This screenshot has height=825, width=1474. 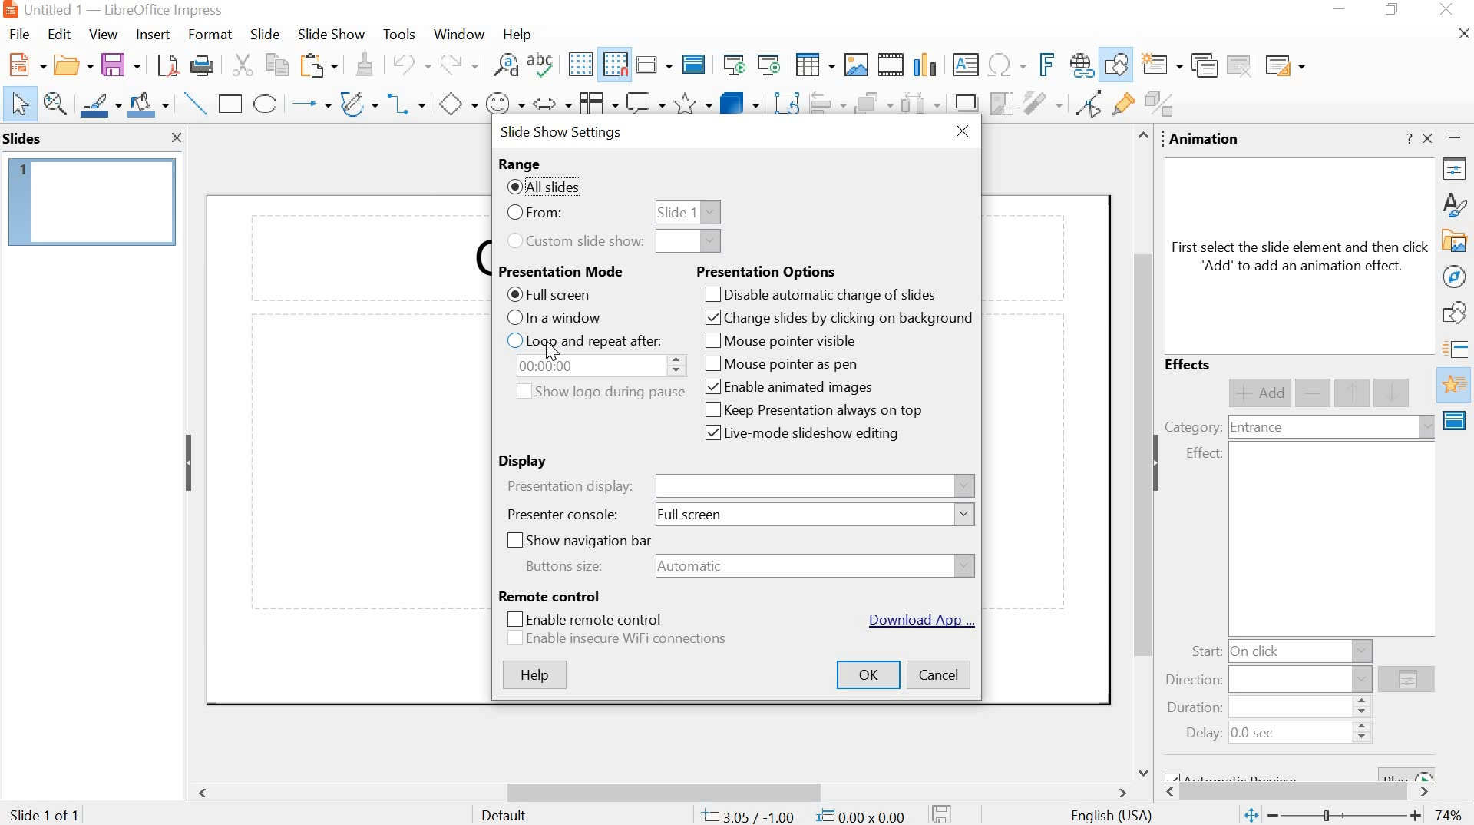 What do you see at coordinates (1241, 65) in the screenshot?
I see `delete slide` at bounding box center [1241, 65].